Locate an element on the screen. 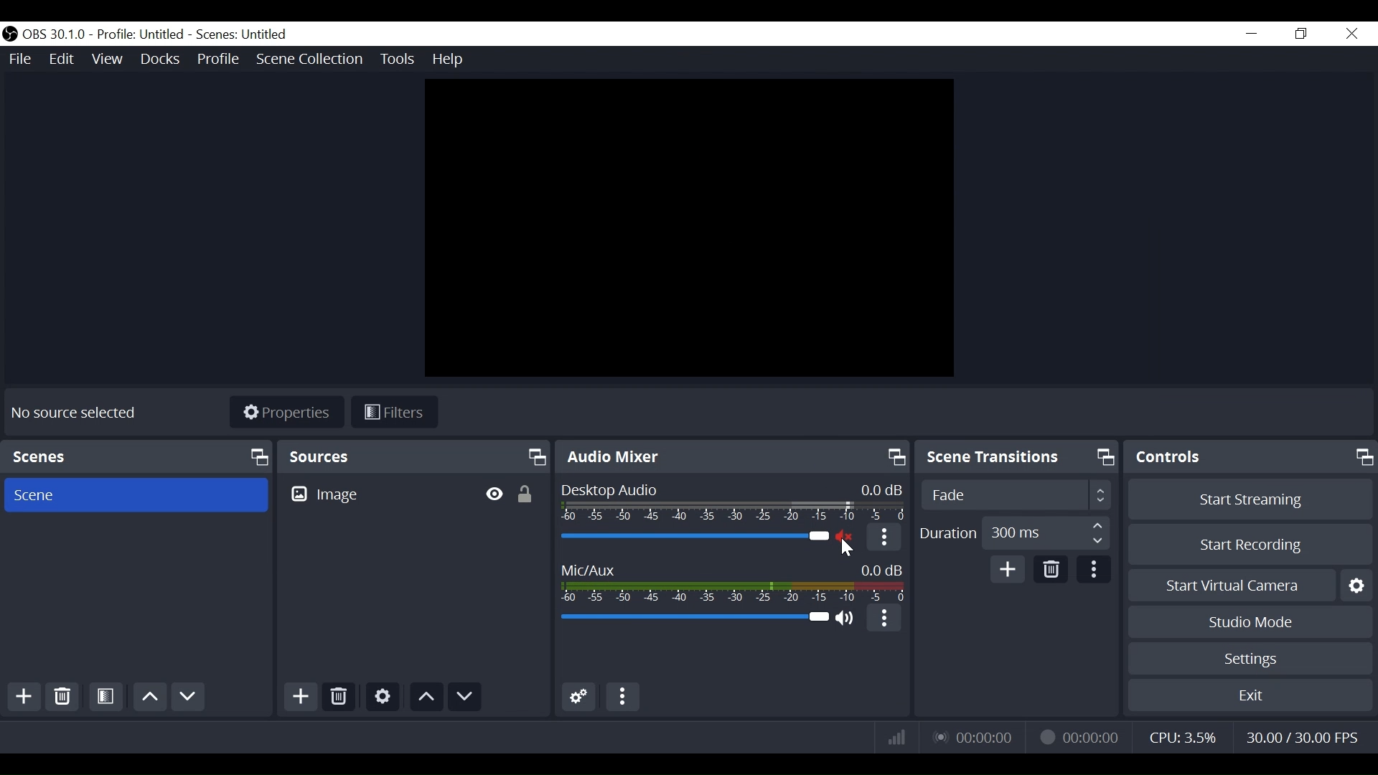  Image is located at coordinates (328, 496).